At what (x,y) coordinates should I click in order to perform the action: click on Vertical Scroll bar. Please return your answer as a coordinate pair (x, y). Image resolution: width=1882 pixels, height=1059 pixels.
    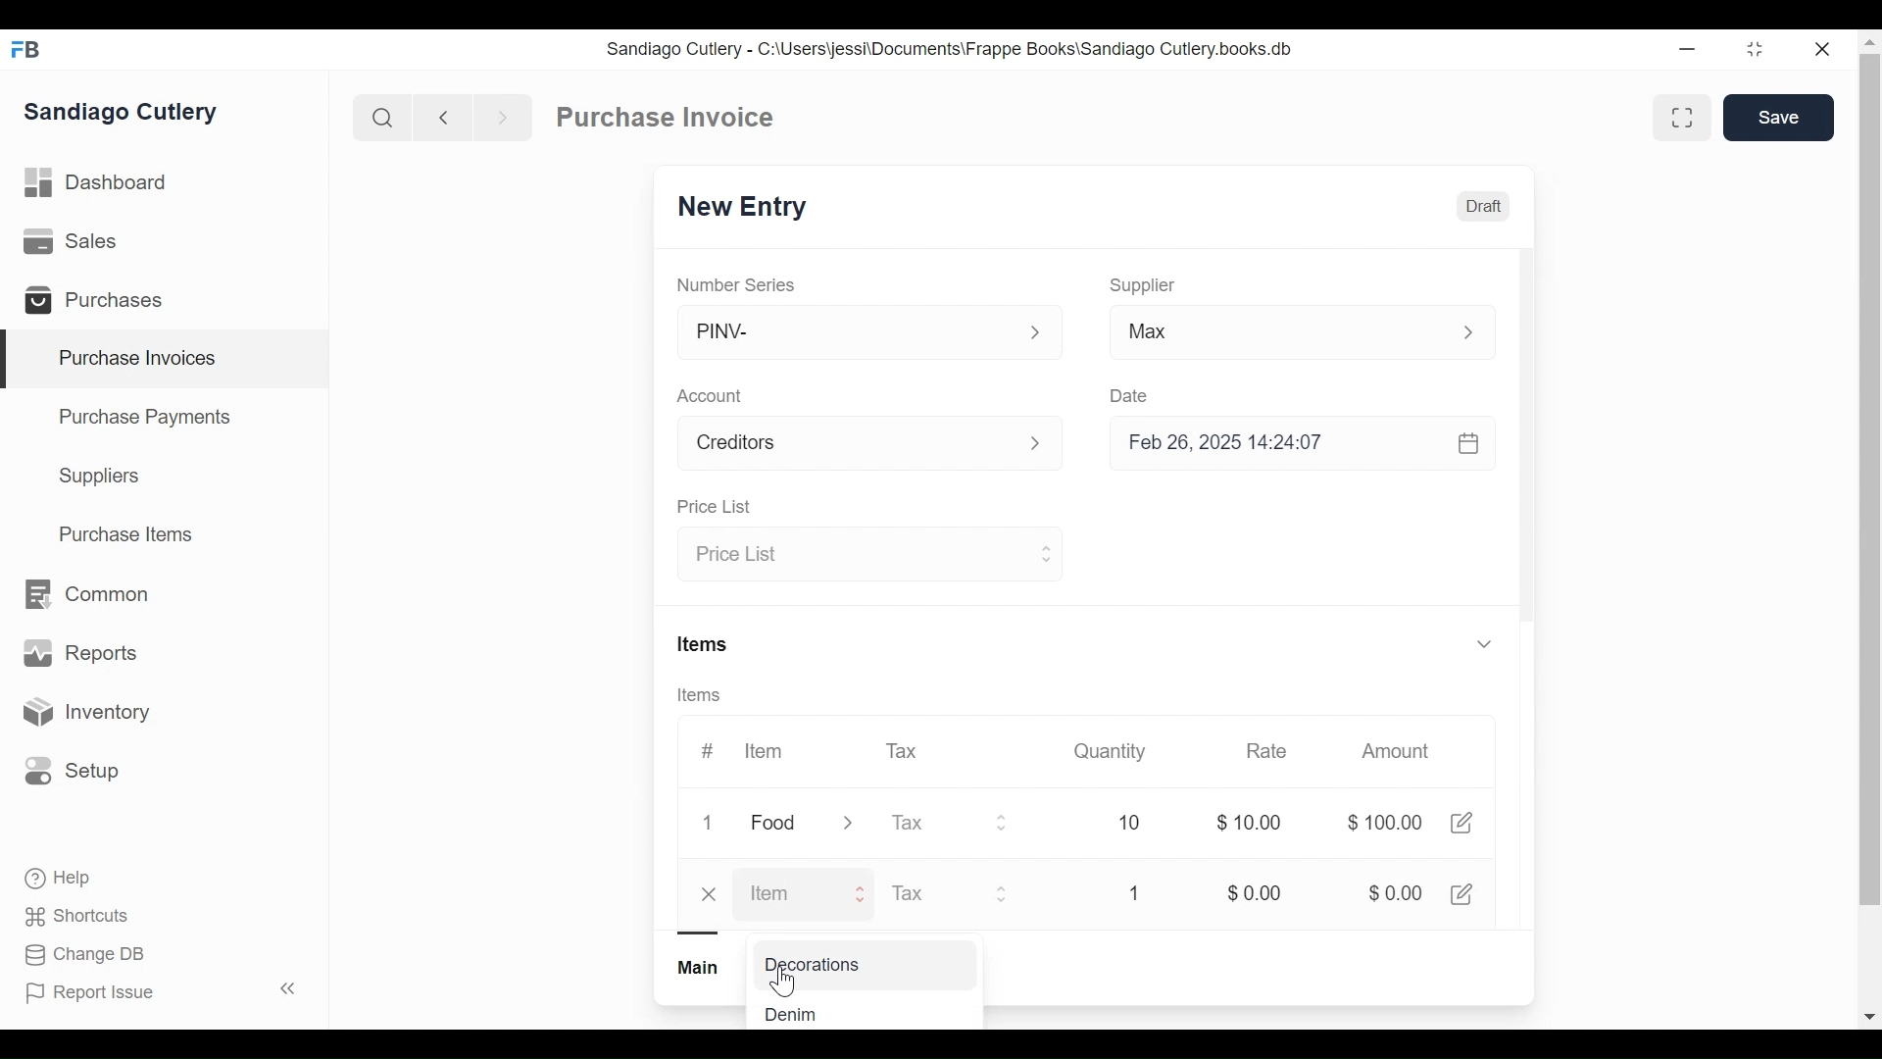
    Looking at the image, I should click on (1532, 462).